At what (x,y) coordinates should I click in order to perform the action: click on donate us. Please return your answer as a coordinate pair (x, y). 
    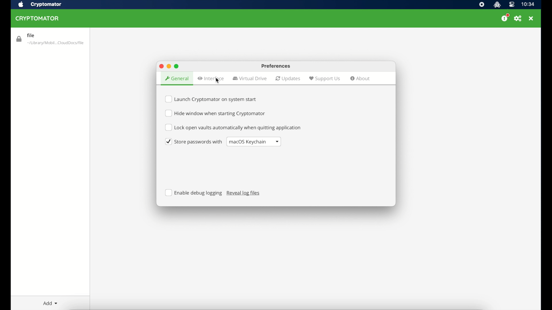
    Looking at the image, I should click on (505, 18).